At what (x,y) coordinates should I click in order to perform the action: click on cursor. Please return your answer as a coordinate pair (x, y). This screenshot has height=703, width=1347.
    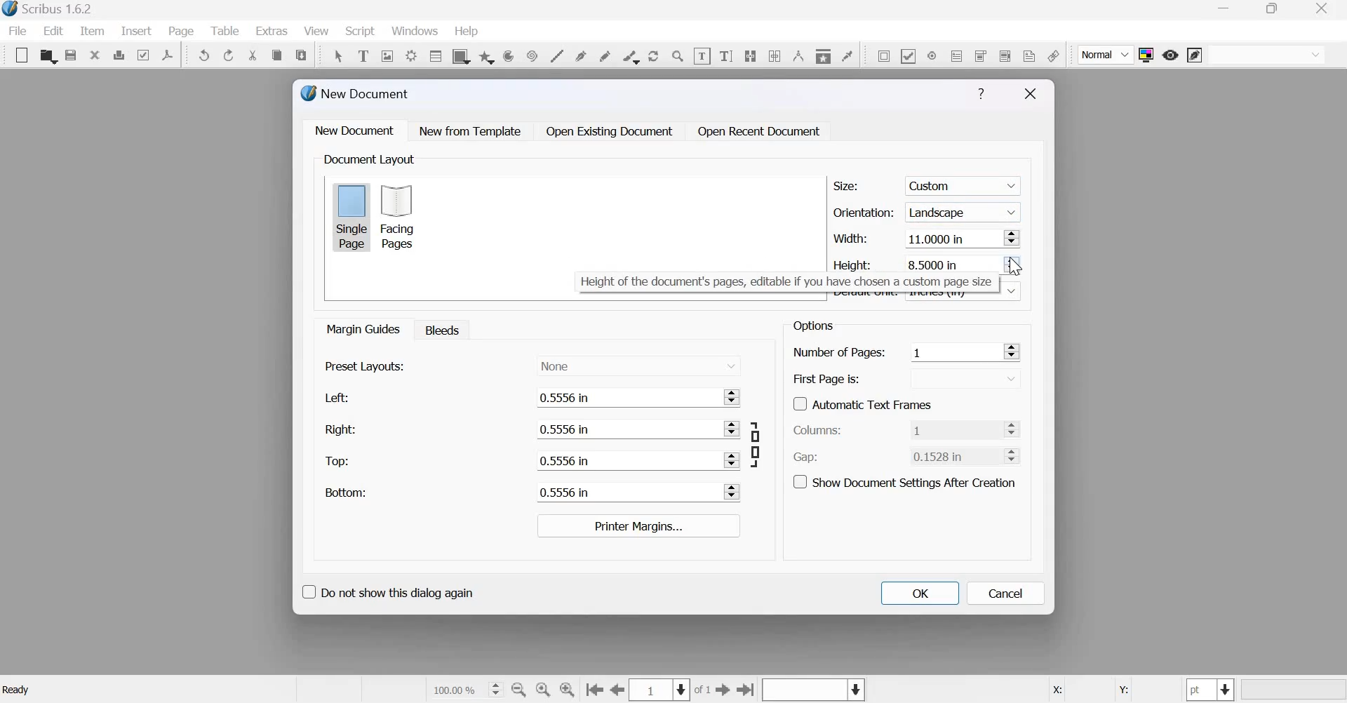
    Looking at the image, I should click on (1017, 267).